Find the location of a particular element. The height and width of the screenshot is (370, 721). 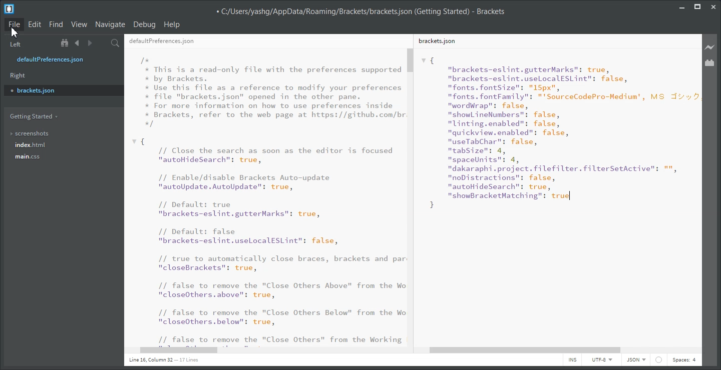

cursor is located at coordinates (18, 32).